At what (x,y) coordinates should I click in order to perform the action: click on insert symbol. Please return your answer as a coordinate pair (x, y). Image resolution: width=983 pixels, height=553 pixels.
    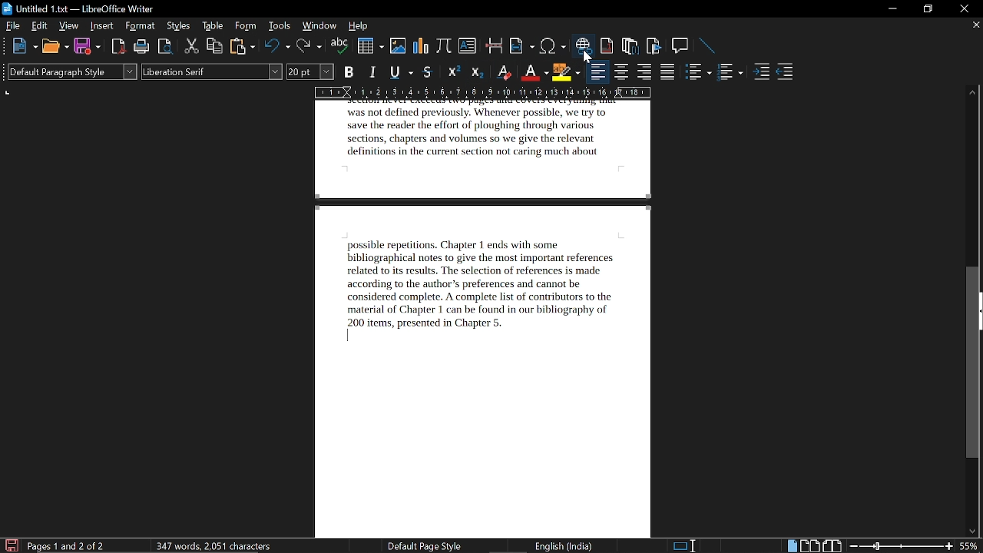
    Looking at the image, I should click on (552, 47).